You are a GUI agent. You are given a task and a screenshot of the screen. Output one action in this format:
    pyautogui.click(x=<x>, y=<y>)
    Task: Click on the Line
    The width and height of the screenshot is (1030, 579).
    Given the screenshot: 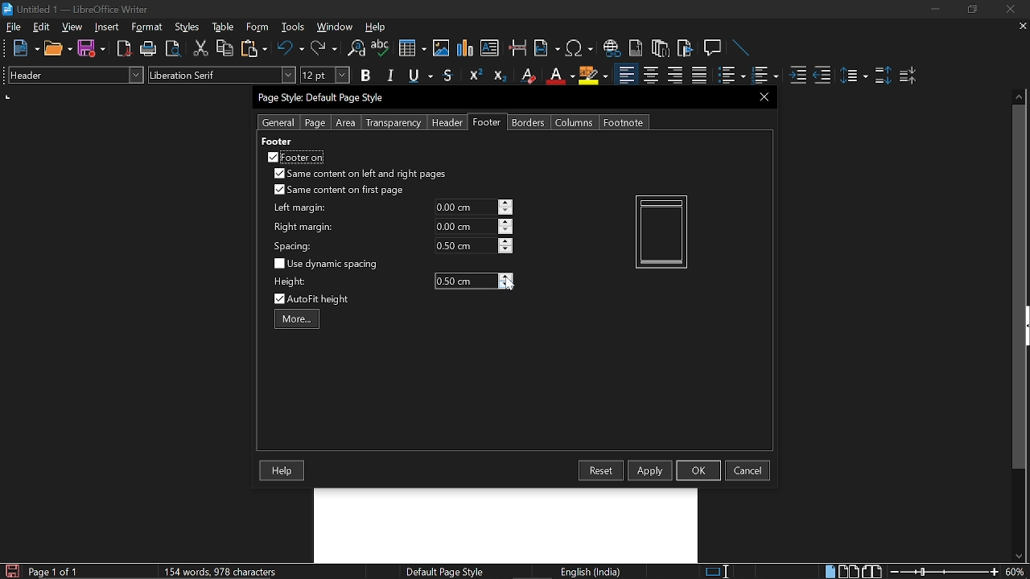 What is the action you would take?
    pyautogui.click(x=742, y=49)
    